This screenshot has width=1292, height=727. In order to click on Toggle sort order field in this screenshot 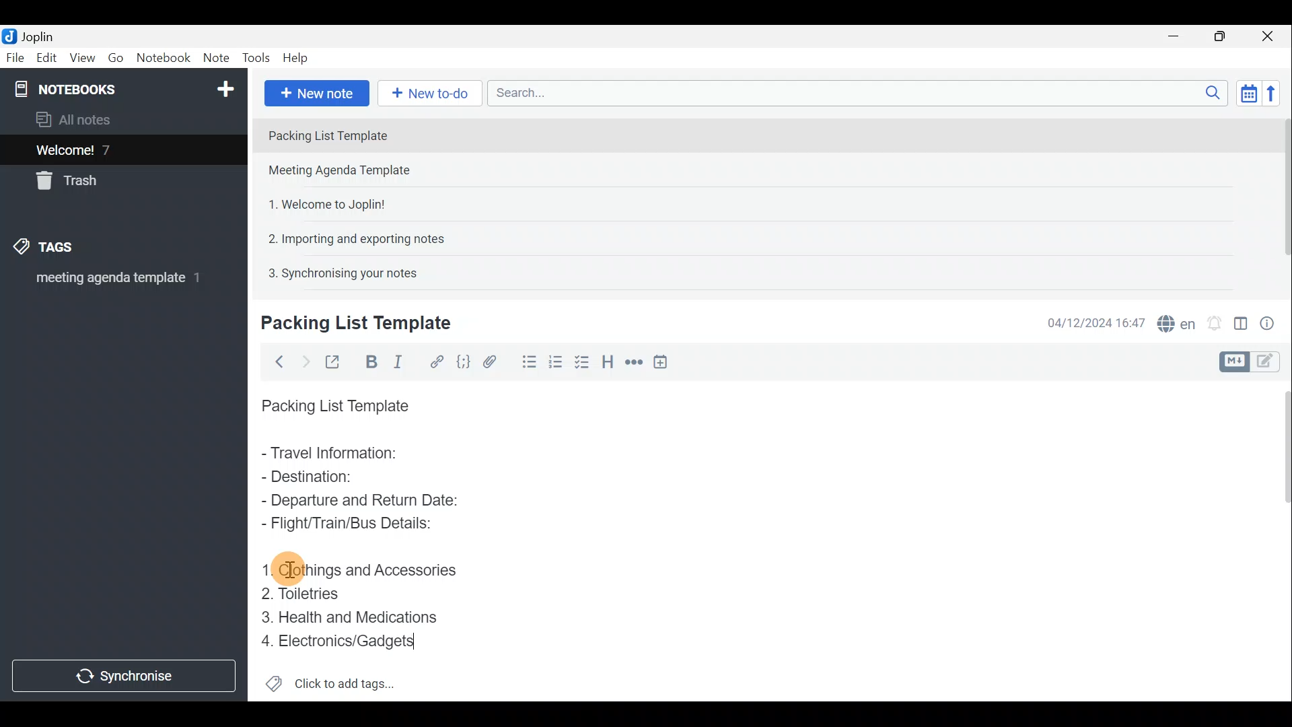, I will do `click(1244, 93)`.